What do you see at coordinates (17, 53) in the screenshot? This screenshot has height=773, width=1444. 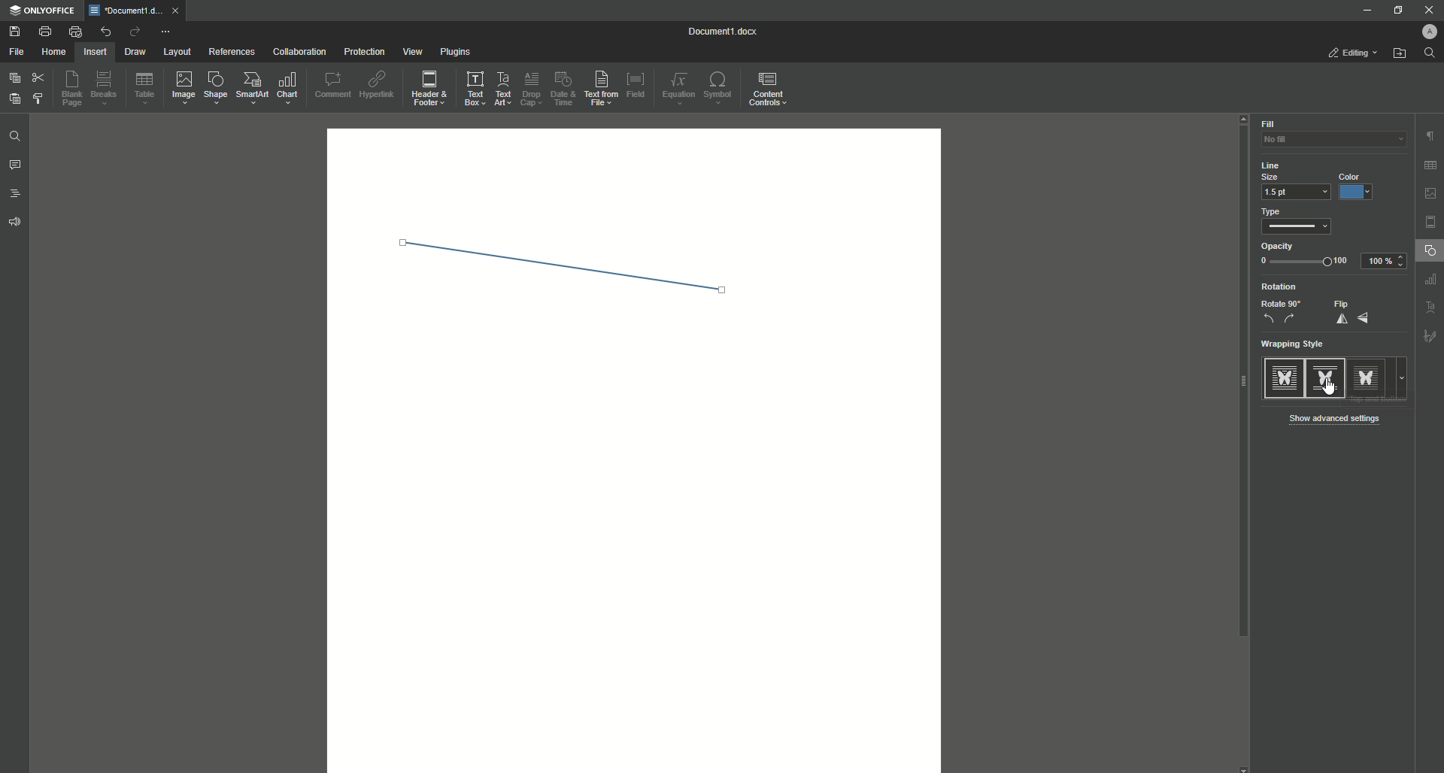 I see `File` at bounding box center [17, 53].